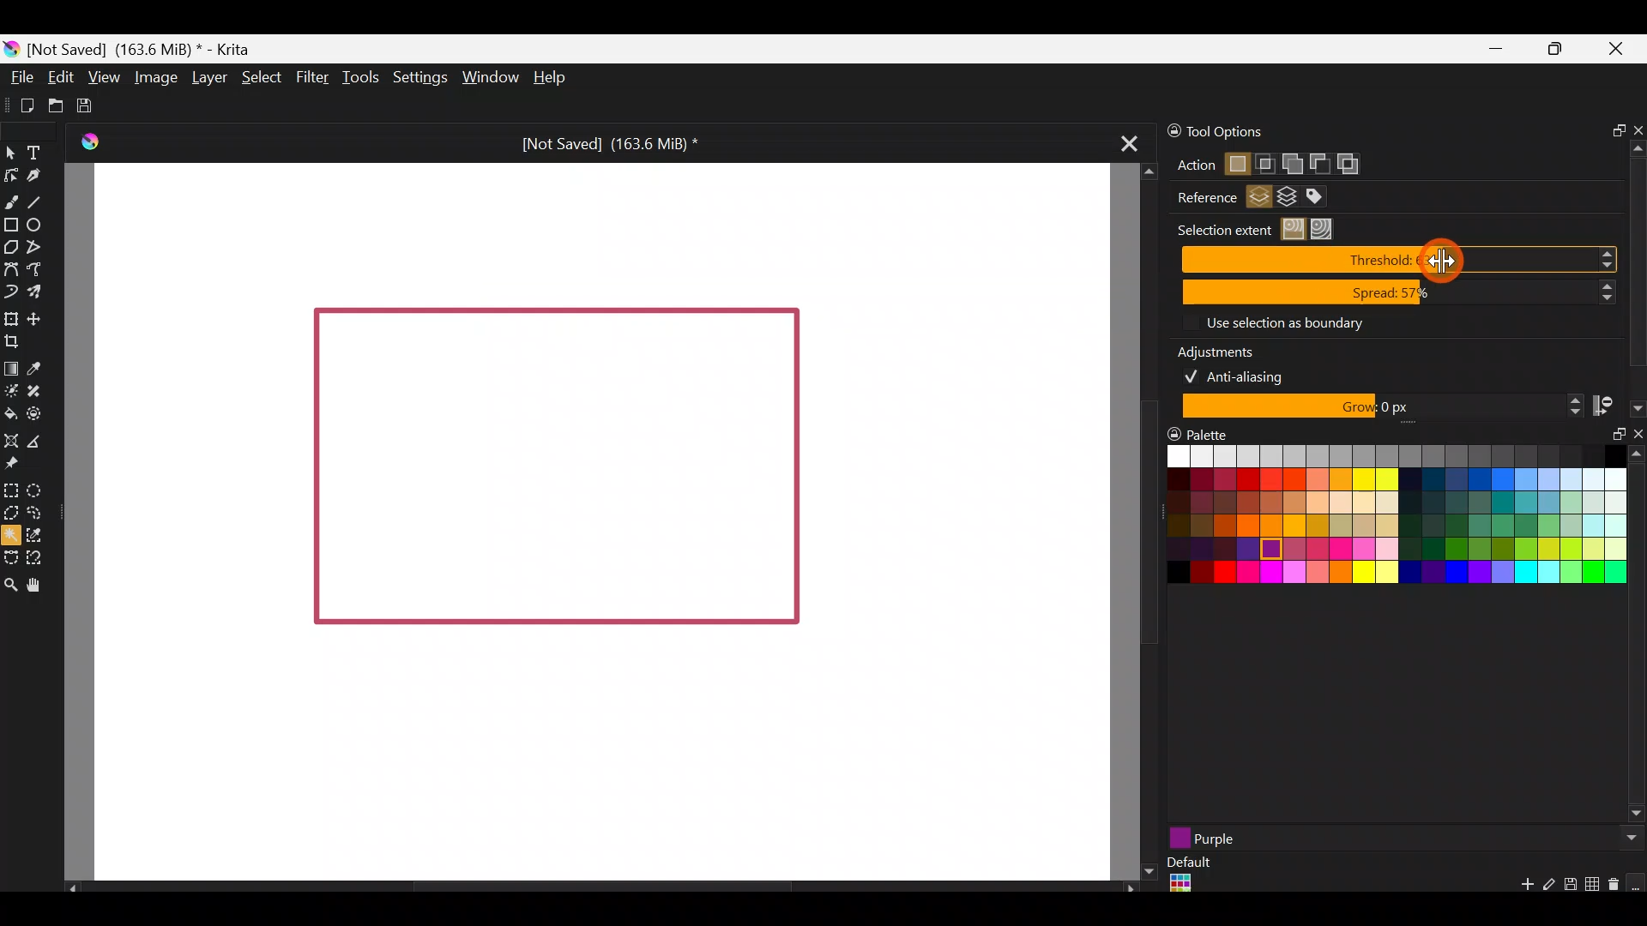 The height and width of the screenshot is (926, 1647). Describe the element at coordinates (1222, 230) in the screenshot. I see `Selection extent` at that location.